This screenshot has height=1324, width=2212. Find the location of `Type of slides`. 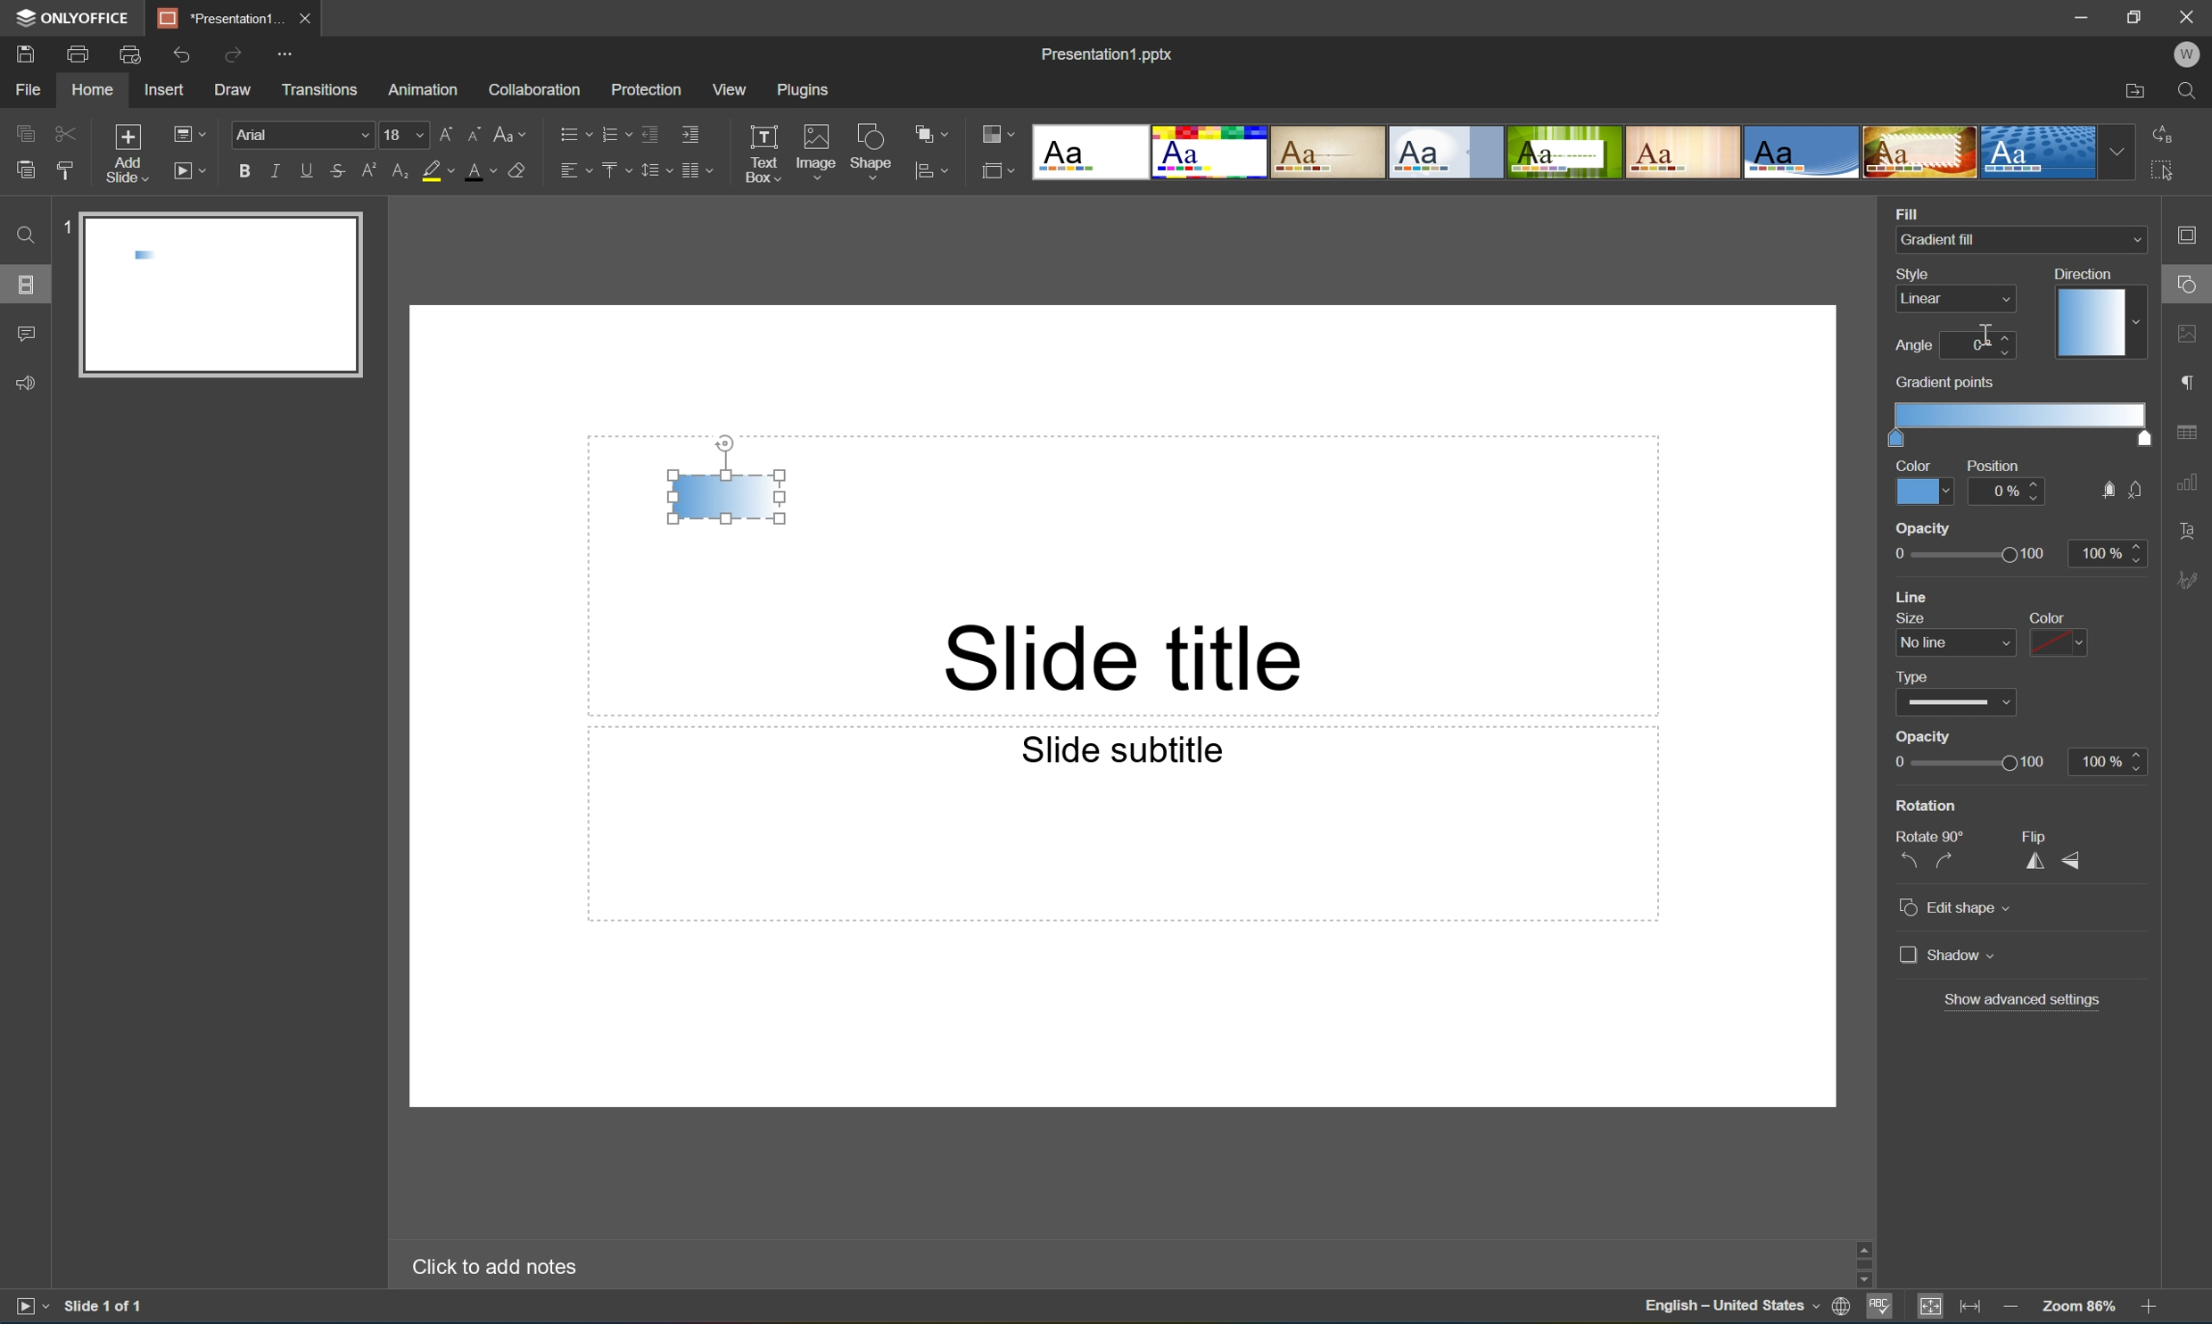

Type of slides is located at coordinates (1564, 153).